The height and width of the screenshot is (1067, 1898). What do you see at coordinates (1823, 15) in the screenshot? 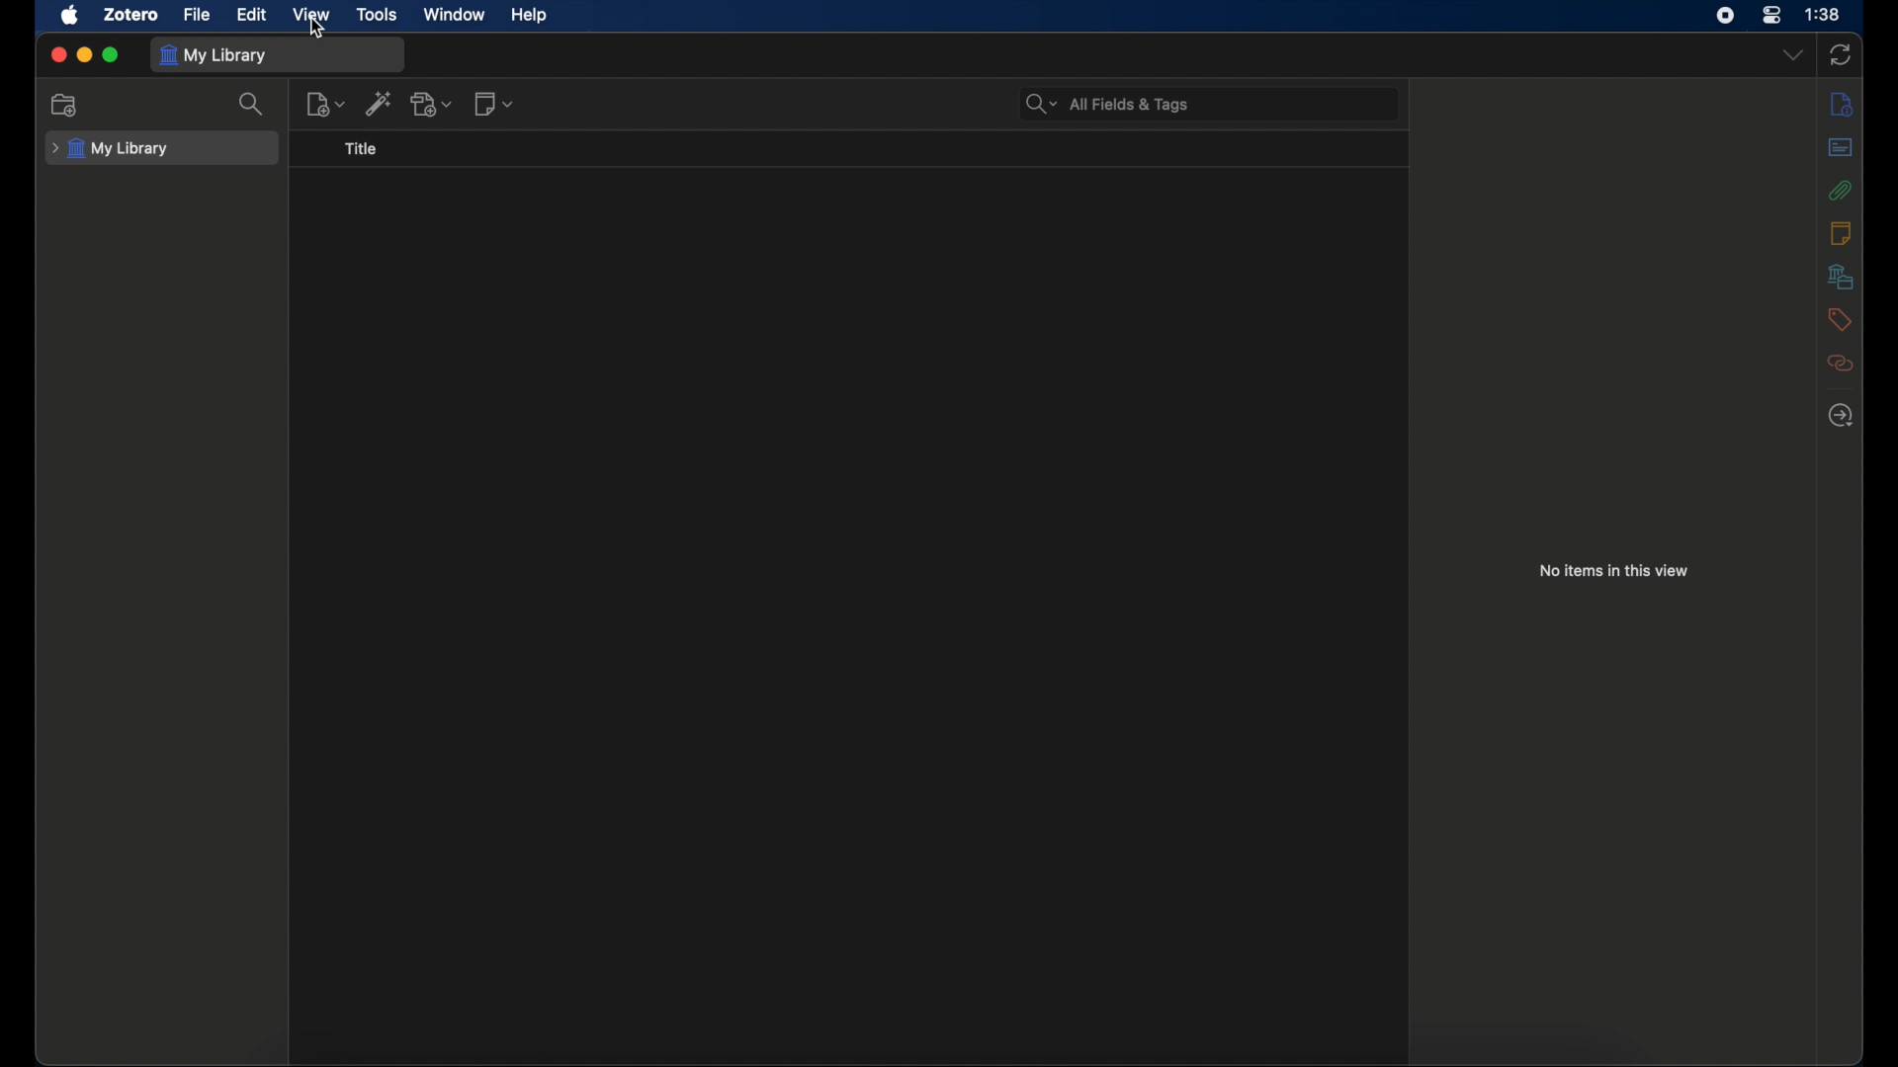
I see `time (1:38)` at bounding box center [1823, 15].